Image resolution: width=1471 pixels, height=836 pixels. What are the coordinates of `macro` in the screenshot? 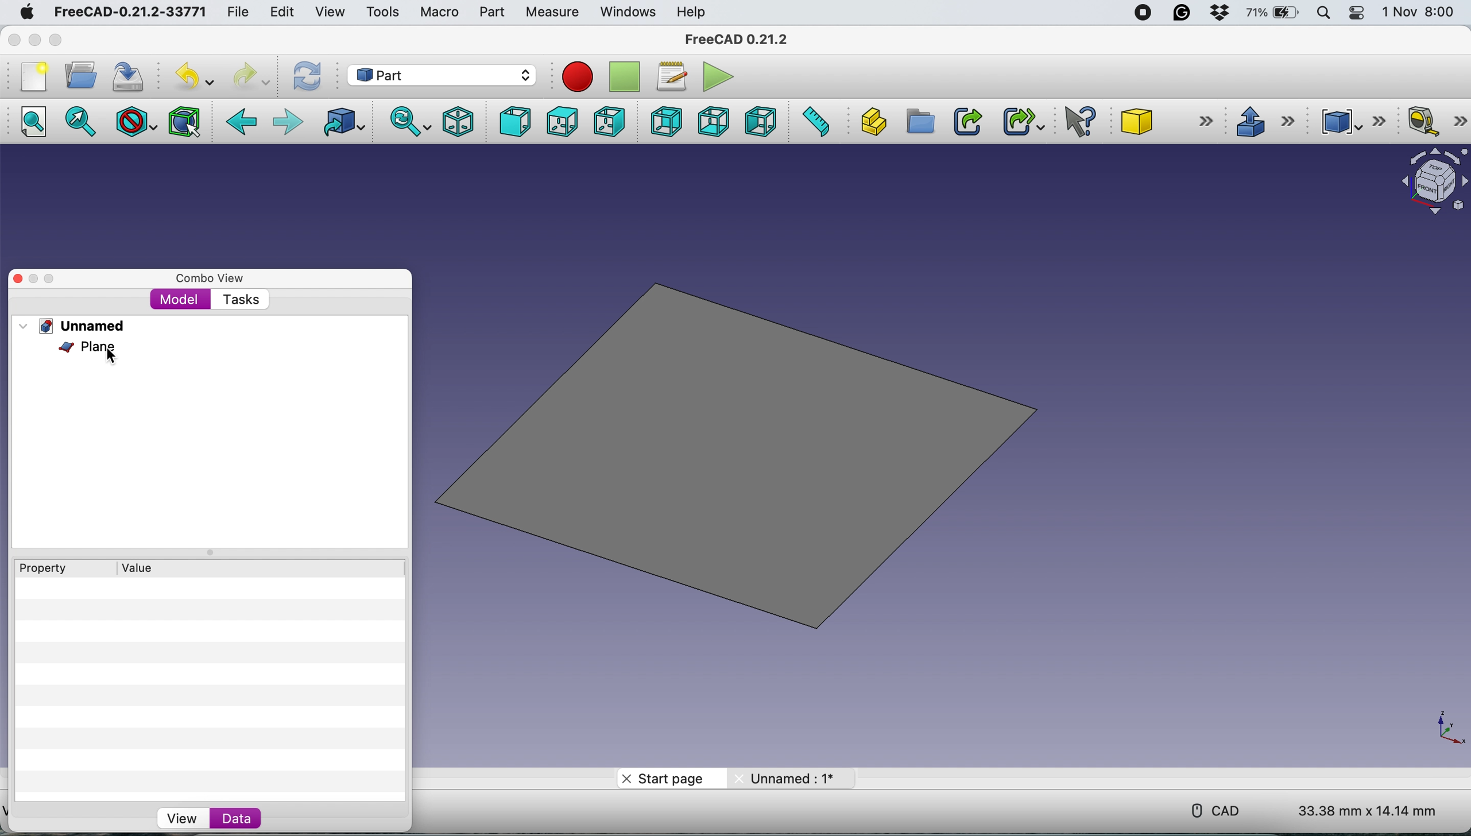 It's located at (437, 12).